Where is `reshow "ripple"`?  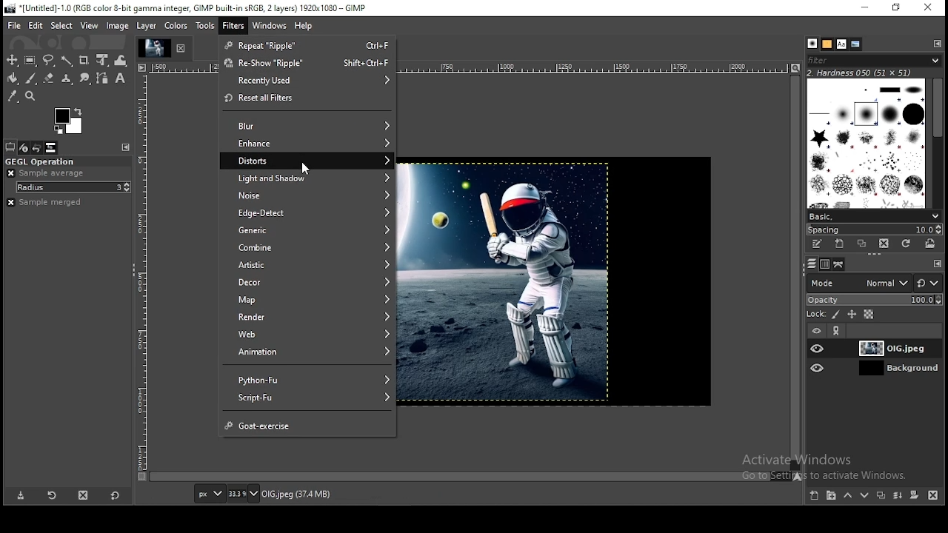
reshow "ripple" is located at coordinates (307, 64).